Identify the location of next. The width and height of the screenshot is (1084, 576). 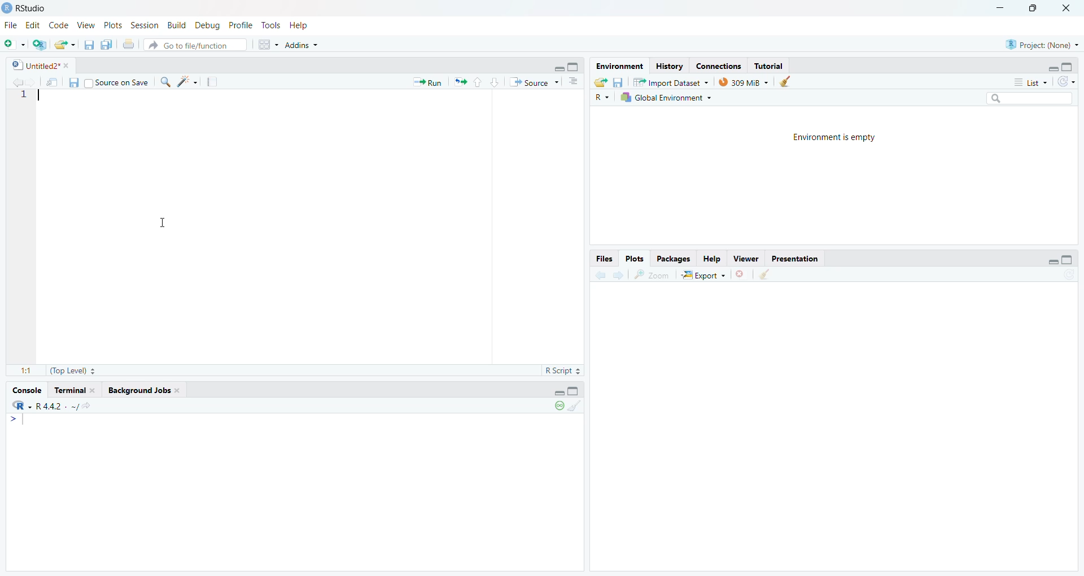
(620, 276).